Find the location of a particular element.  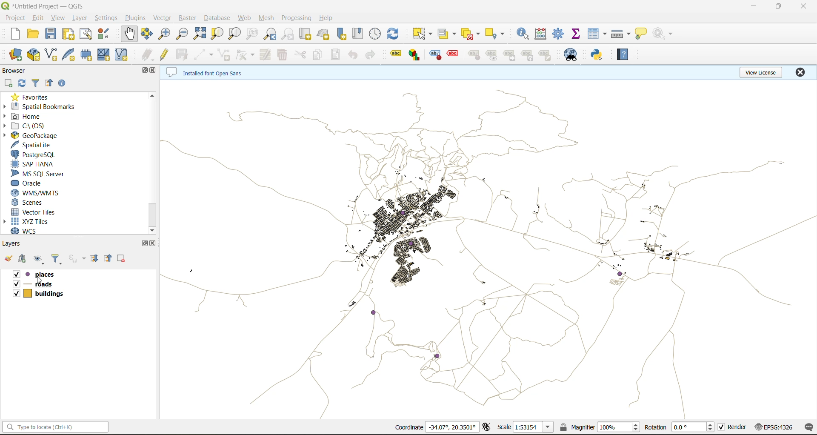

cut is located at coordinates (301, 55).